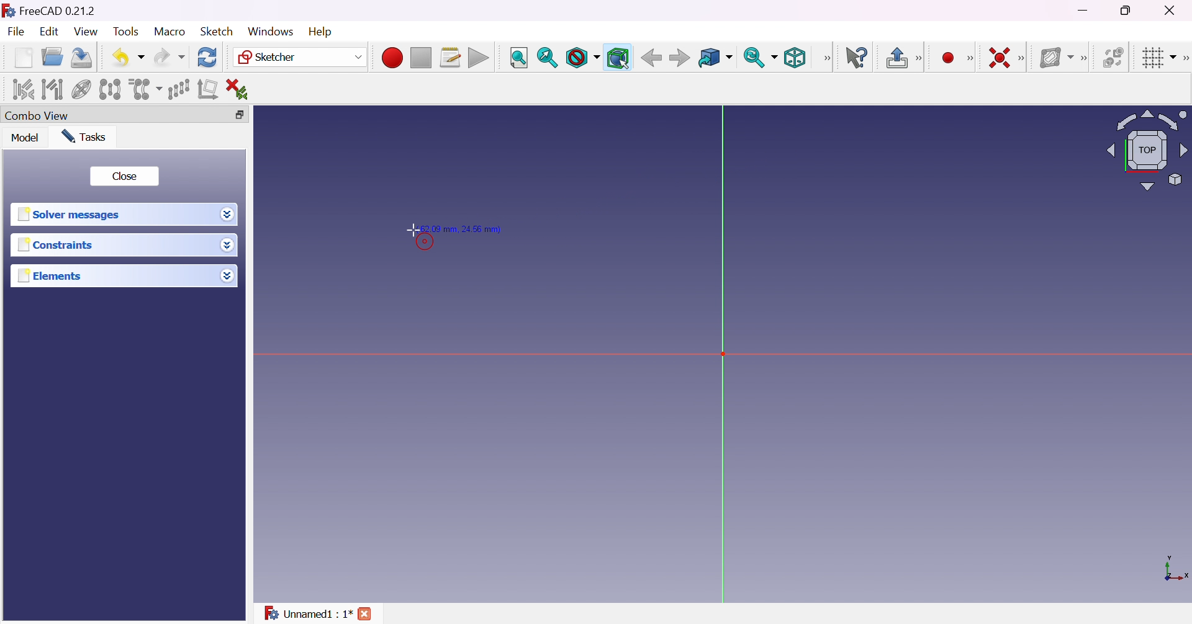 The width and height of the screenshot is (1192, 624). I want to click on Undo, so click(129, 57).